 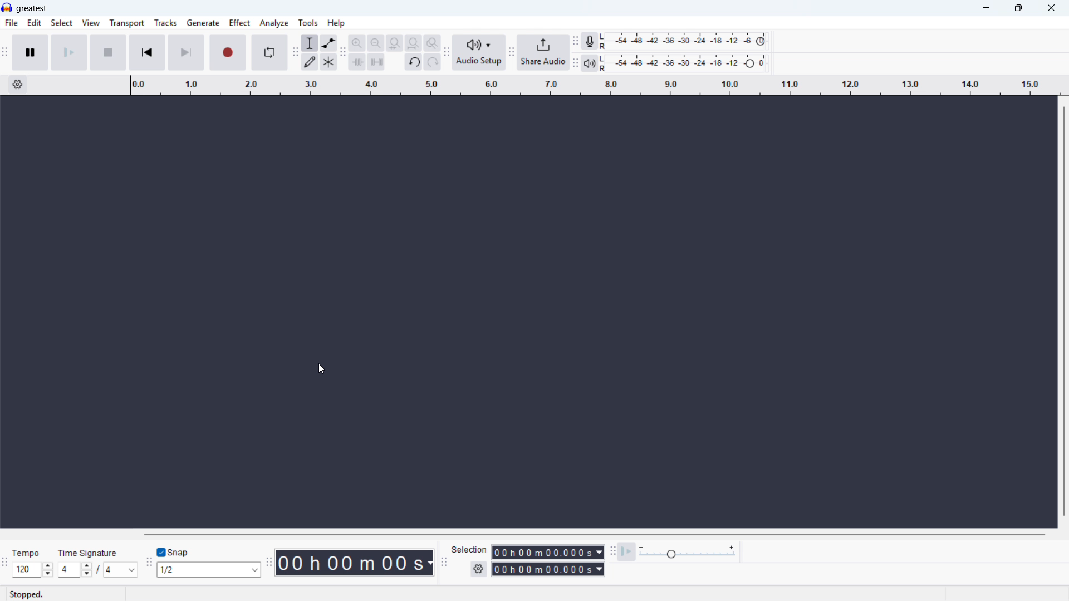 What do you see at coordinates (688, 552) in the screenshot?
I see `Playback speed ` at bounding box center [688, 552].